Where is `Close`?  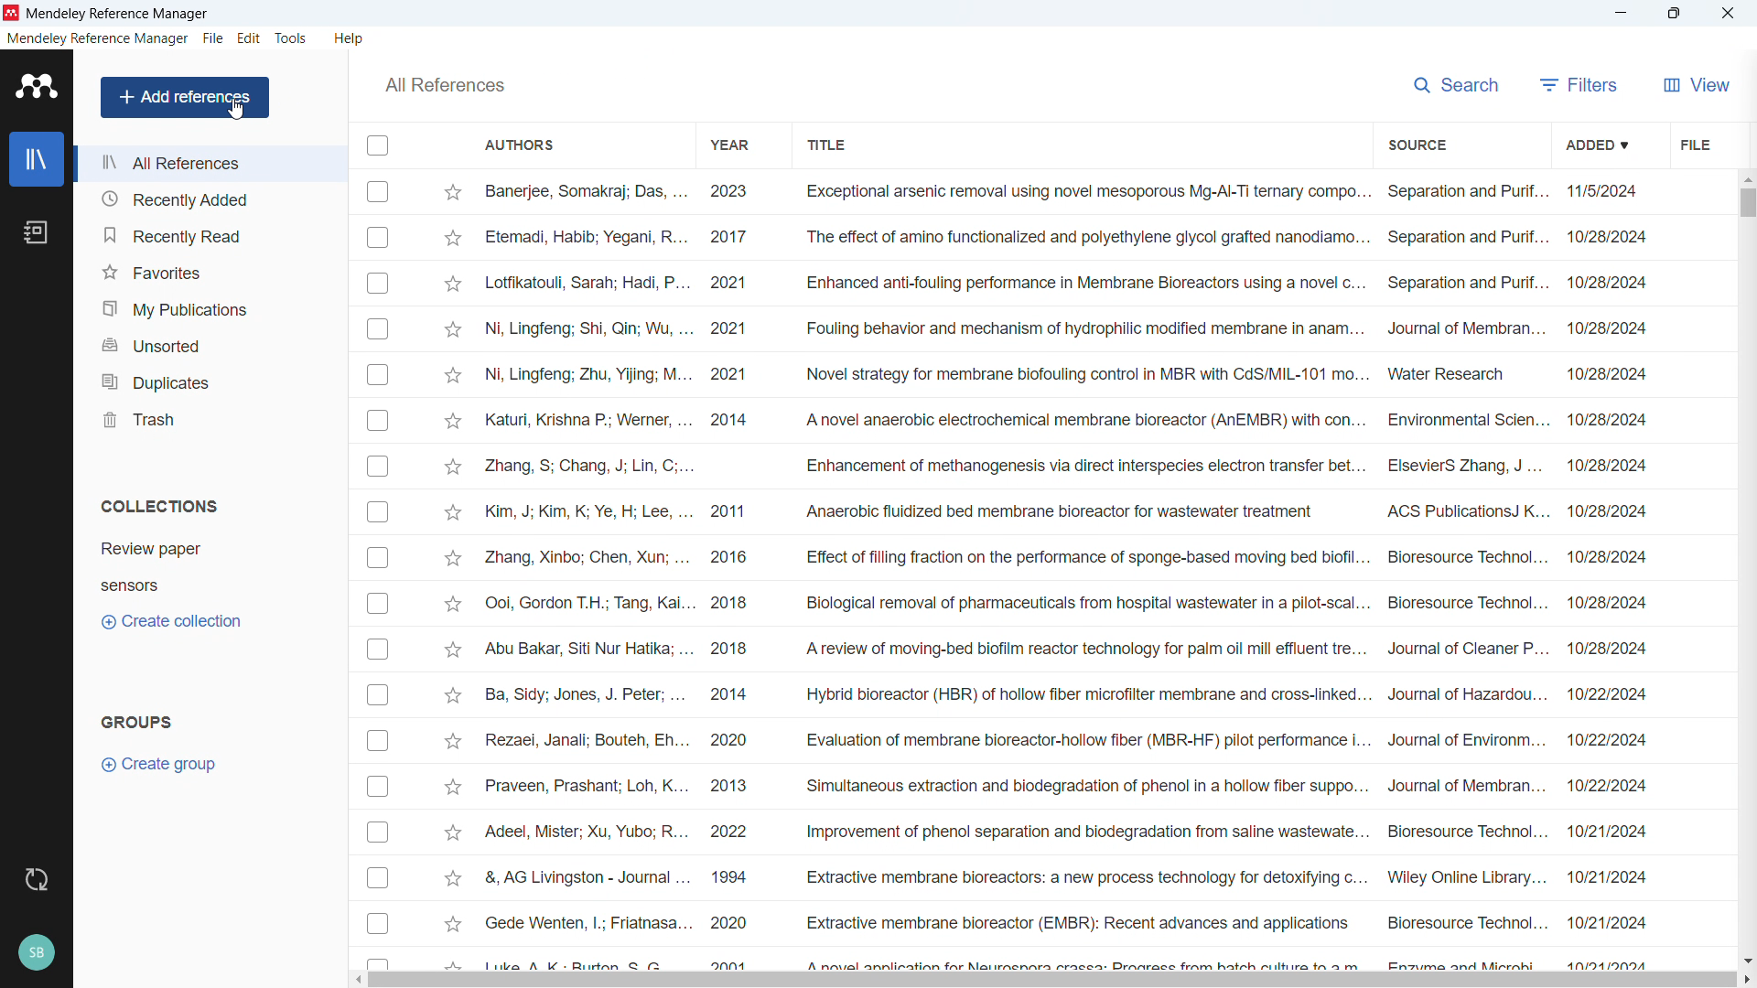
Close is located at coordinates (1728, 14).